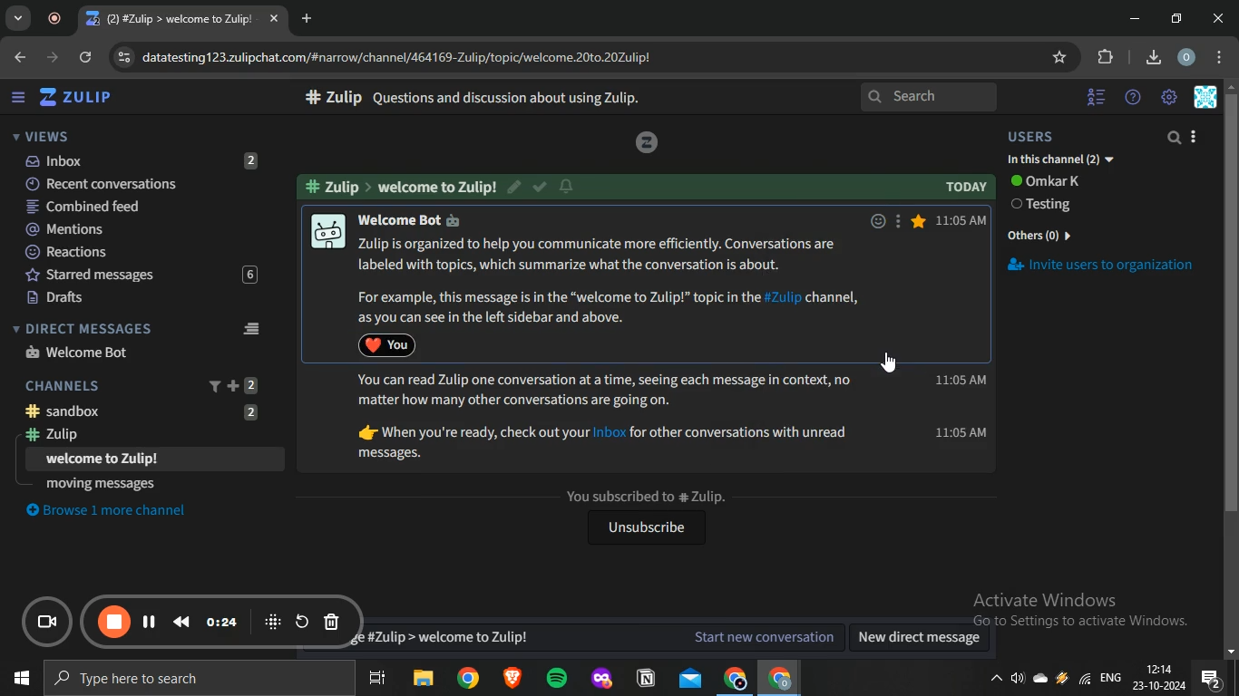 The width and height of the screenshot is (1239, 696). Describe the element at coordinates (223, 622) in the screenshot. I see `timeline` at that location.